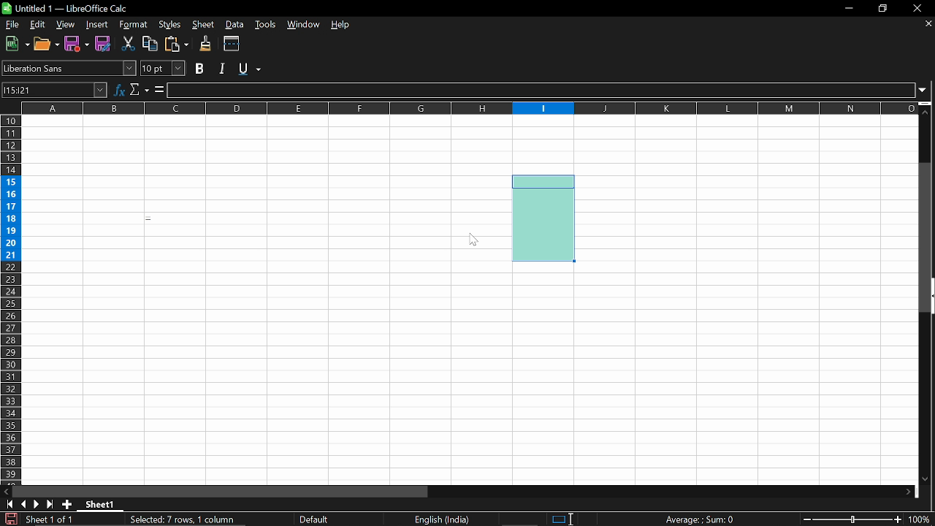  What do you see at coordinates (207, 44) in the screenshot?
I see `Clone` at bounding box center [207, 44].